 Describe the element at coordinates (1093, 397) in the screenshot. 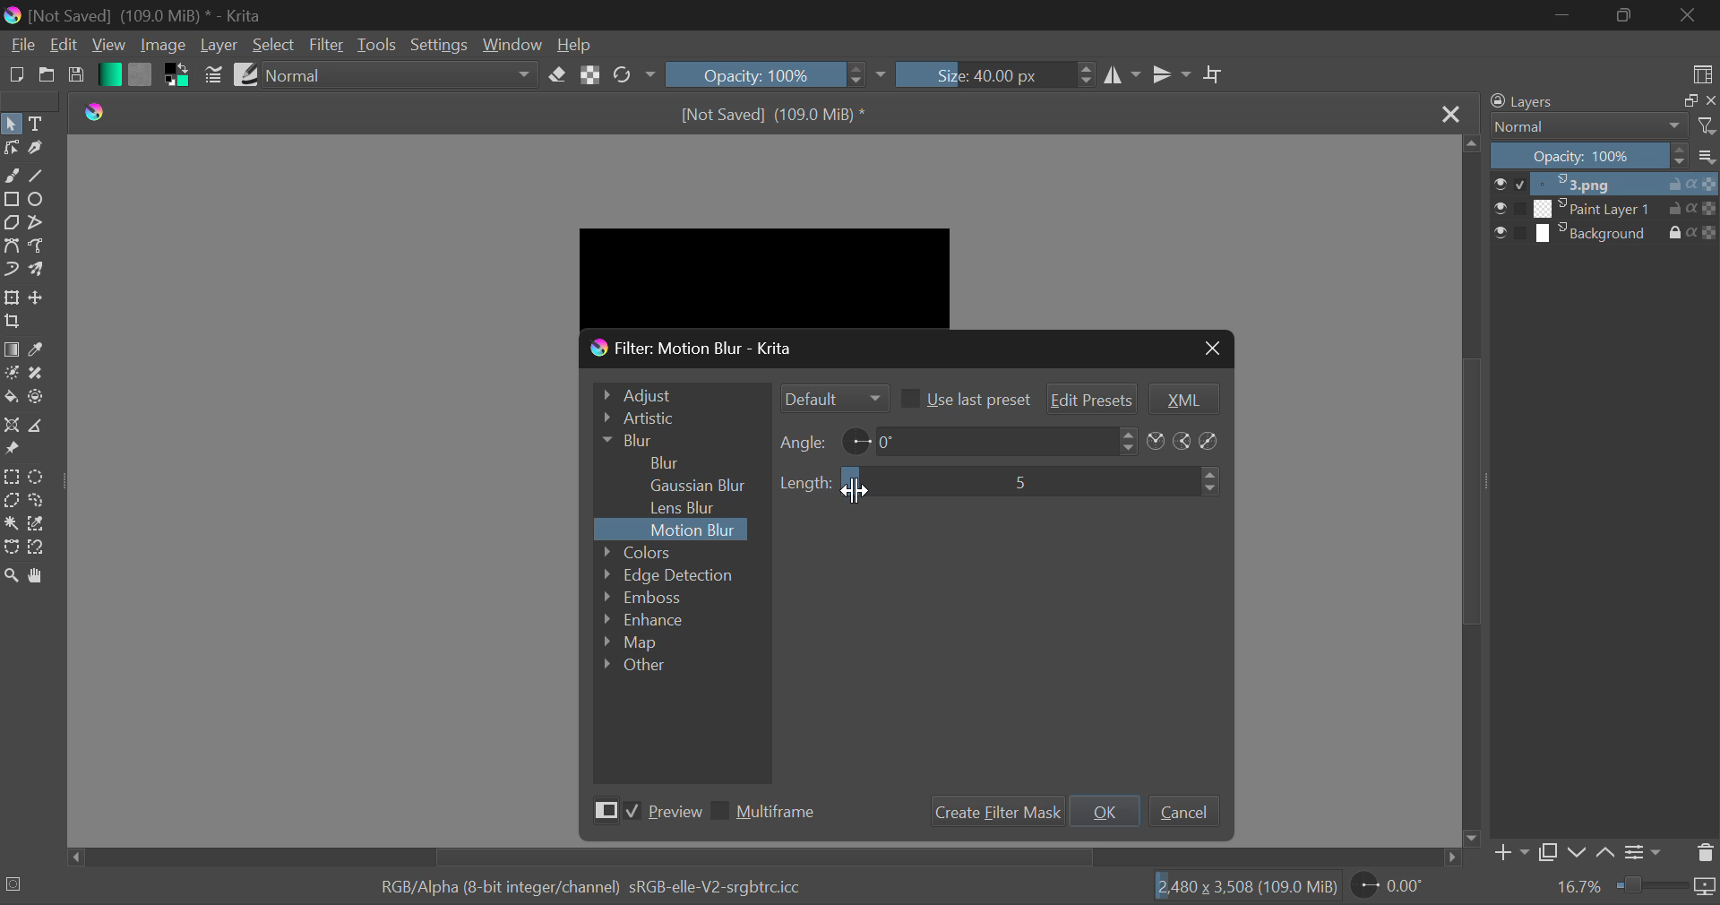

I see `Edit Presets` at that location.